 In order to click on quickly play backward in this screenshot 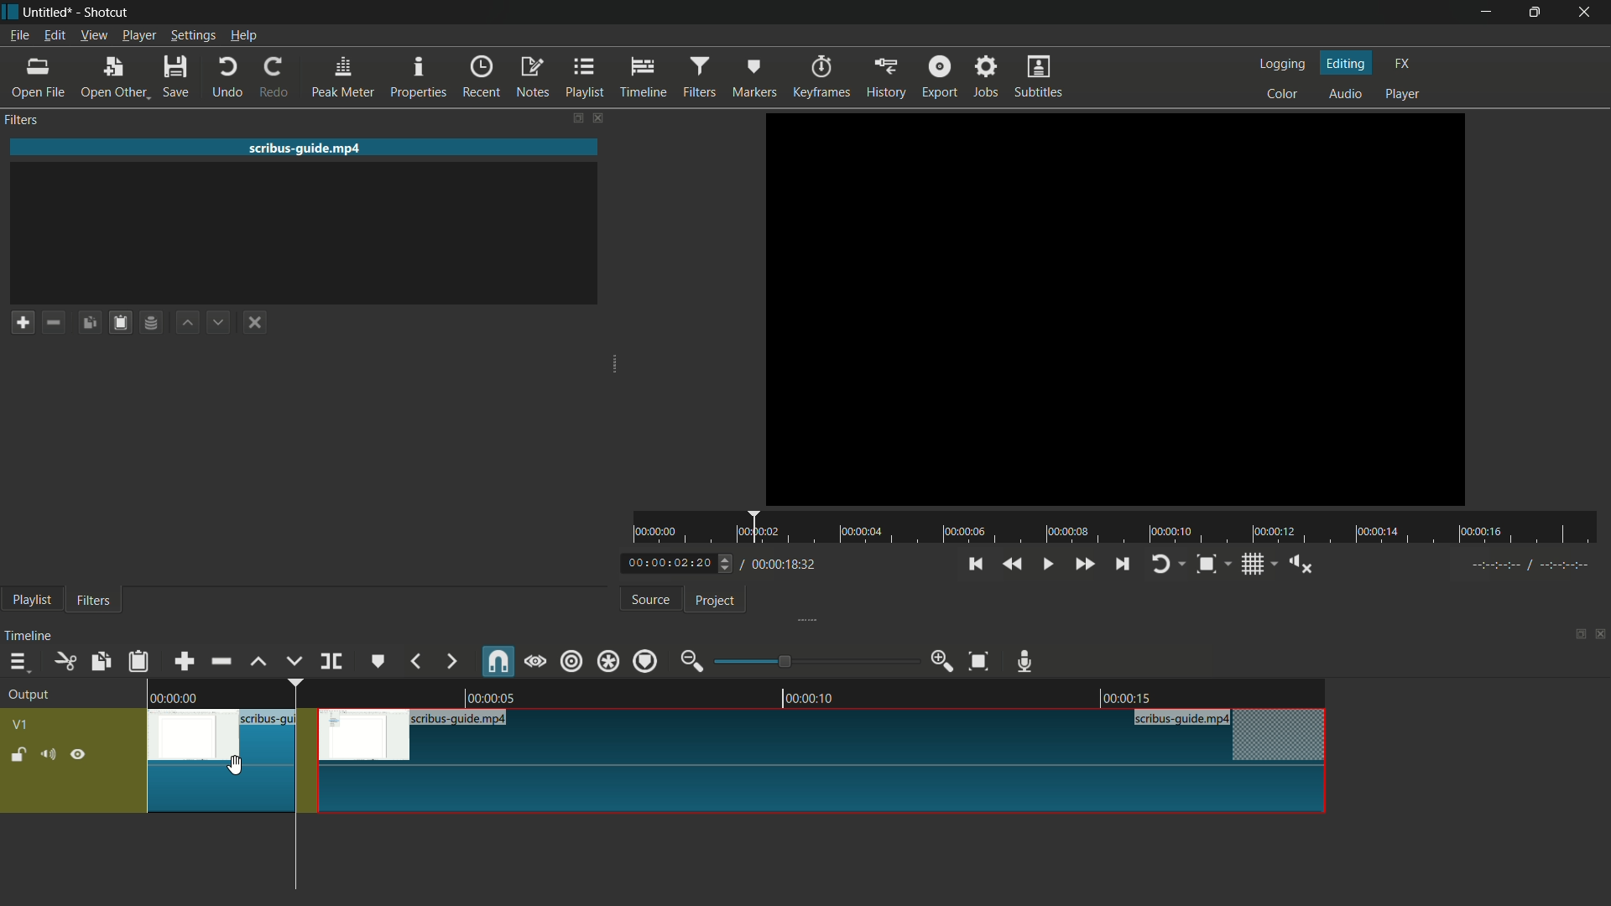, I will do `click(1015, 564)`.